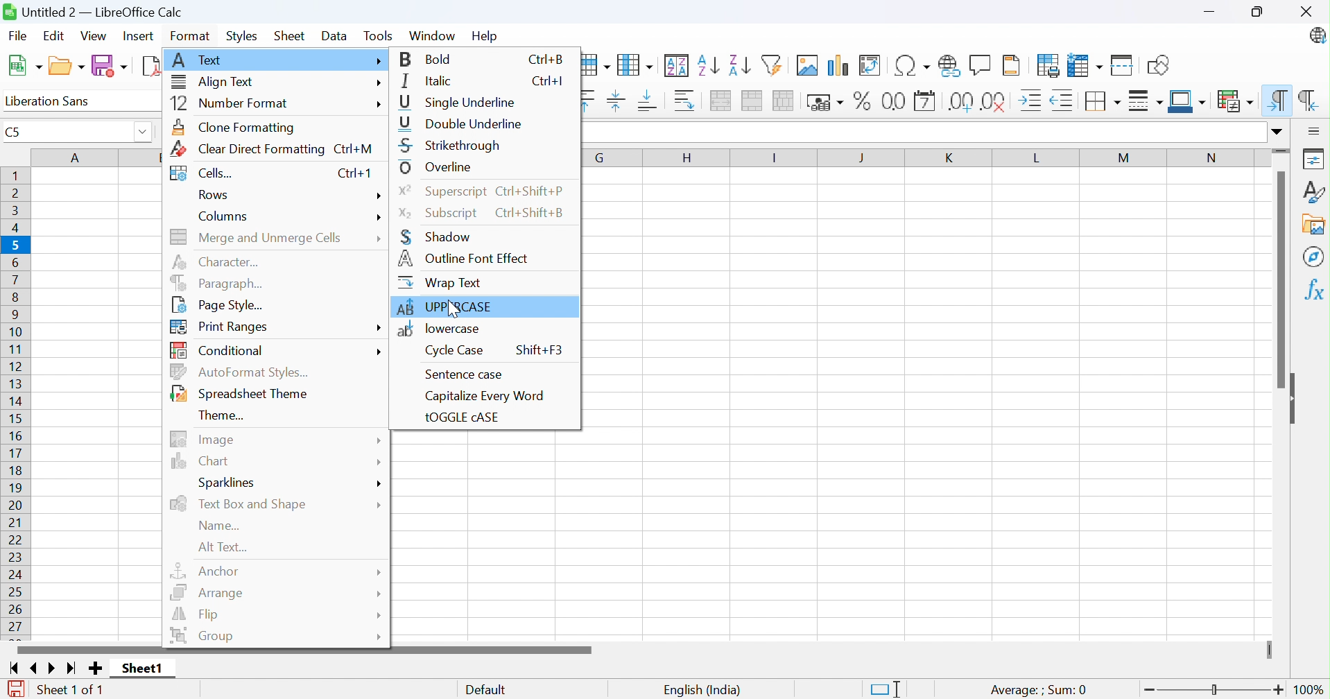 The height and width of the screenshot is (699, 1330). I want to click on Export as PDF, so click(151, 67).